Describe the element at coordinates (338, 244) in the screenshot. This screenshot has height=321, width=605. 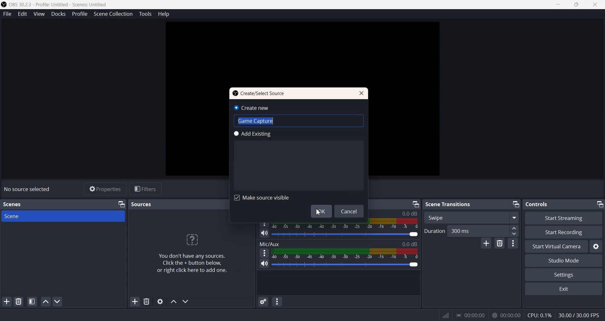
I see `Text` at that location.